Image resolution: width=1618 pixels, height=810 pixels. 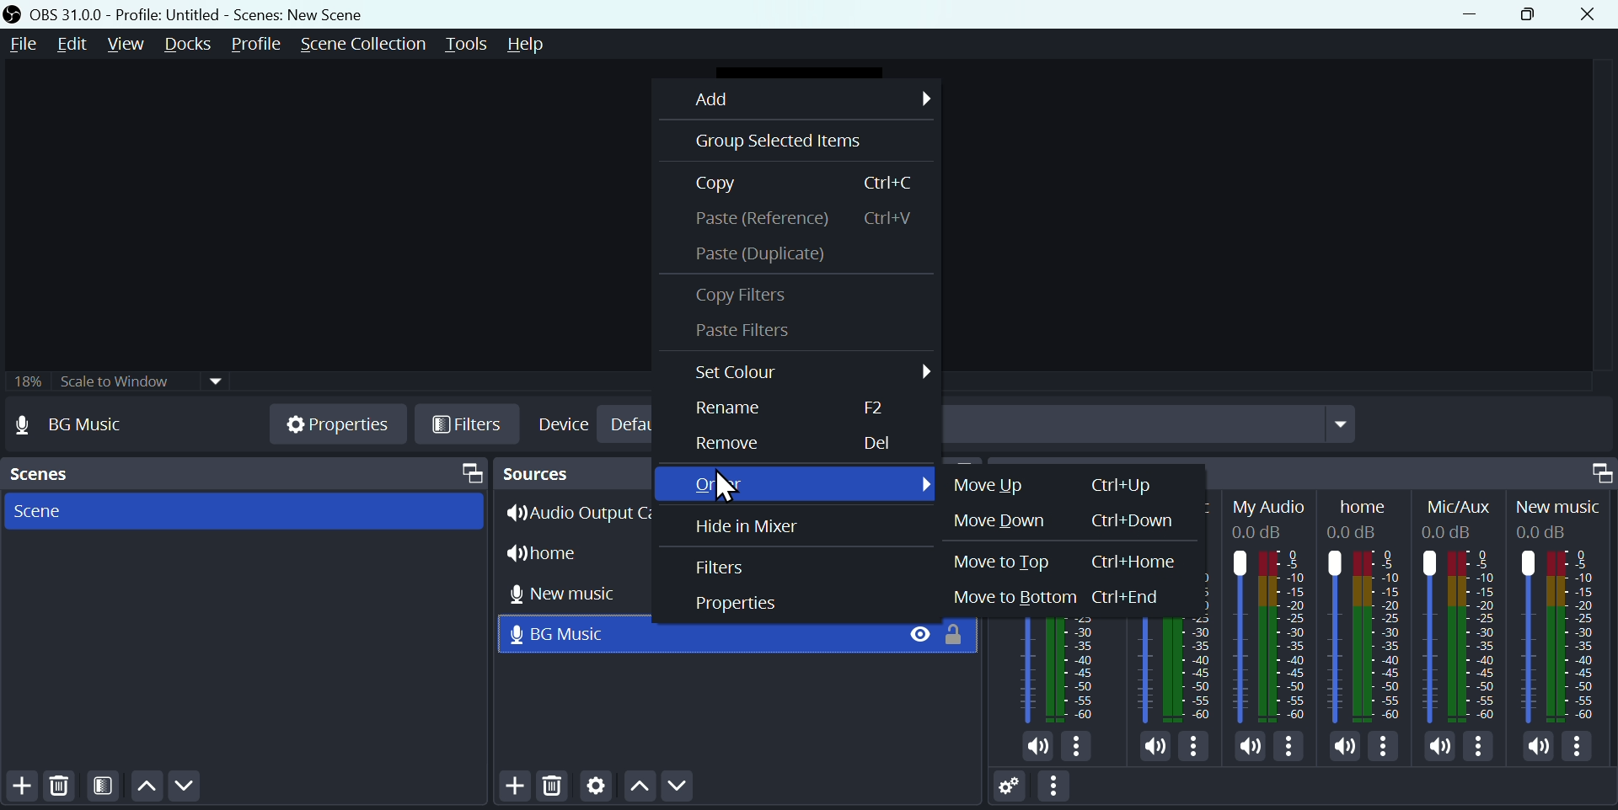 I want to click on More, so click(x=1080, y=748).